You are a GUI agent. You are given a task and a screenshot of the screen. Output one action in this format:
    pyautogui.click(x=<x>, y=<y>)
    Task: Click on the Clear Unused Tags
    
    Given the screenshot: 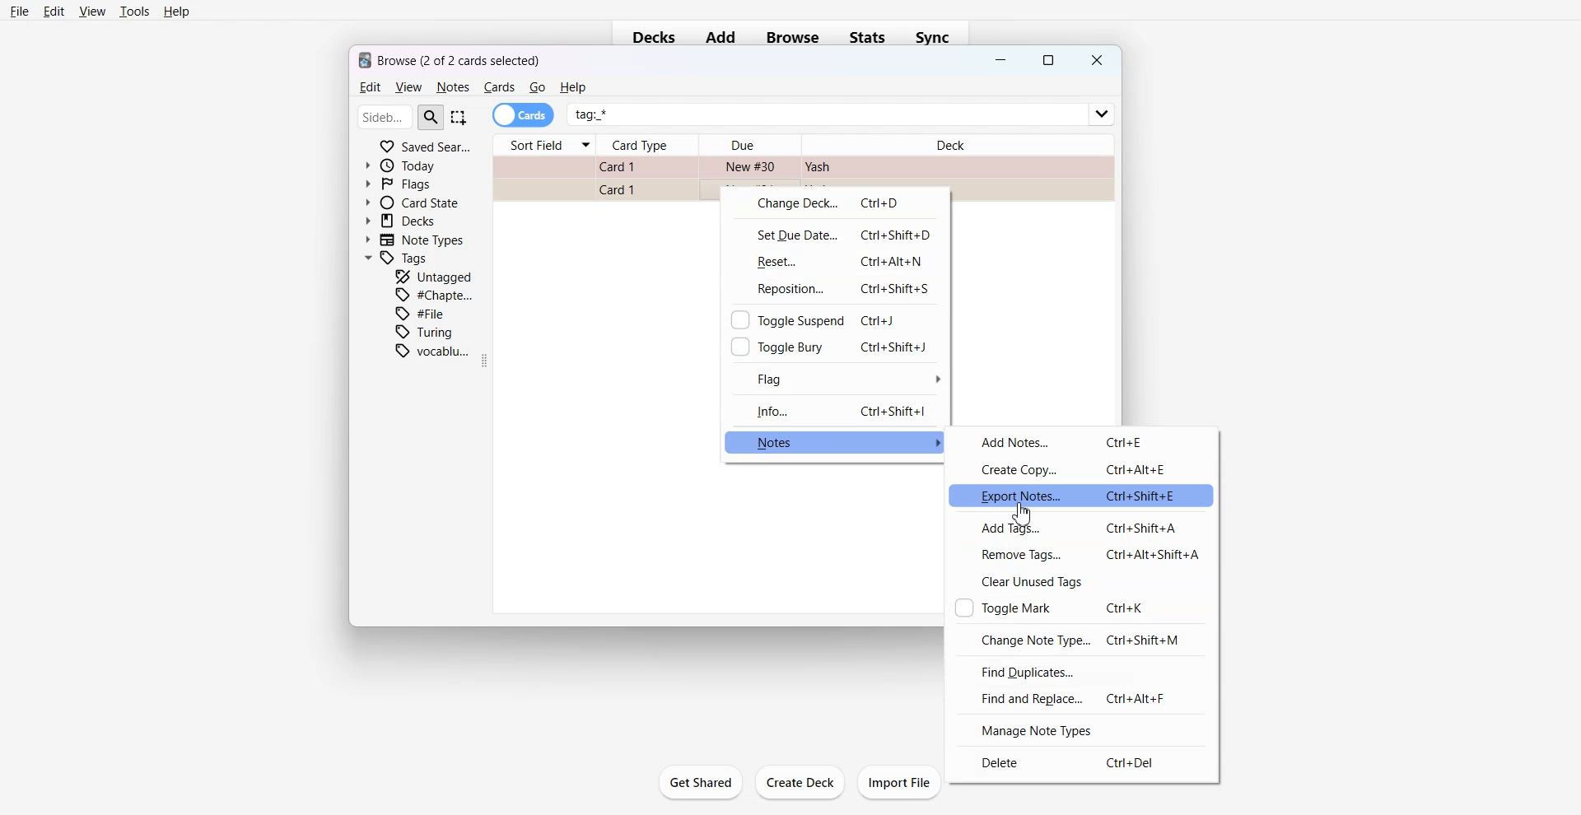 What is the action you would take?
    pyautogui.click(x=1080, y=581)
    